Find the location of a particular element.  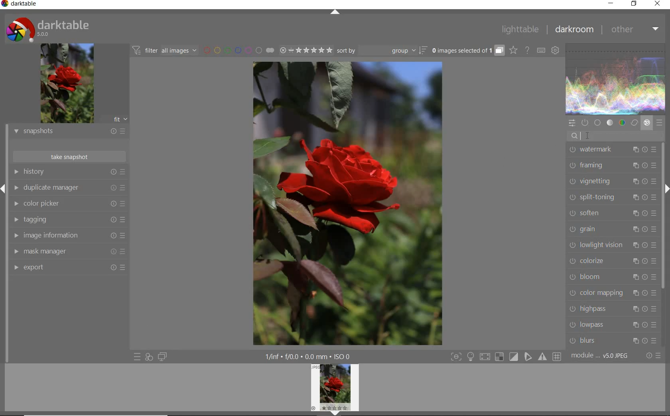

Expand/Collapse is located at coordinates (4, 188).